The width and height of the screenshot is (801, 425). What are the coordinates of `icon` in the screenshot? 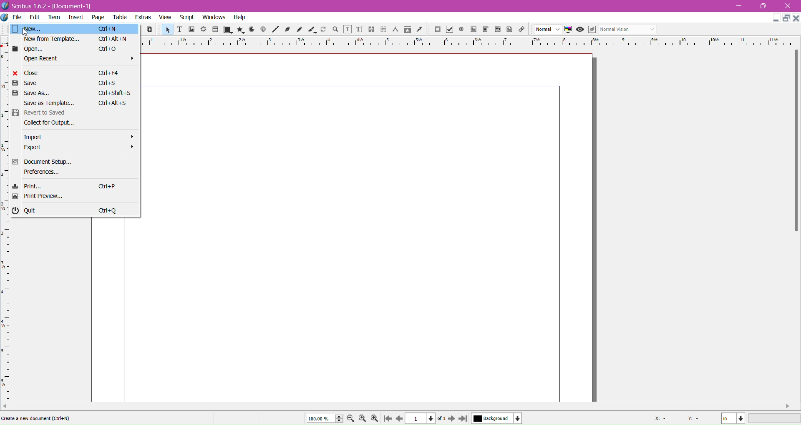 It's located at (448, 30).